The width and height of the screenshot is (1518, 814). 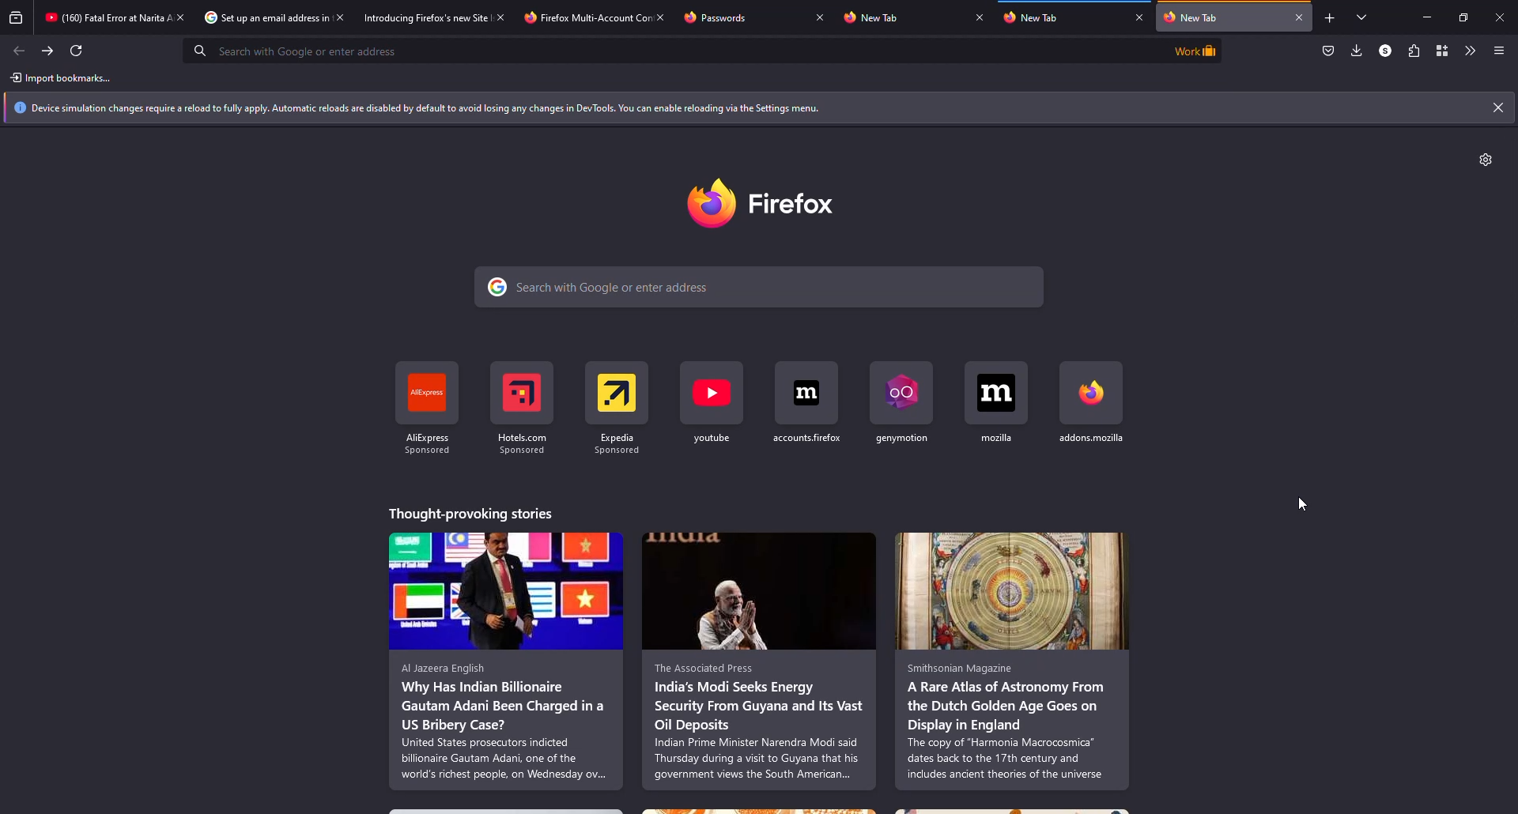 What do you see at coordinates (506, 590) in the screenshot?
I see `Story banner` at bounding box center [506, 590].